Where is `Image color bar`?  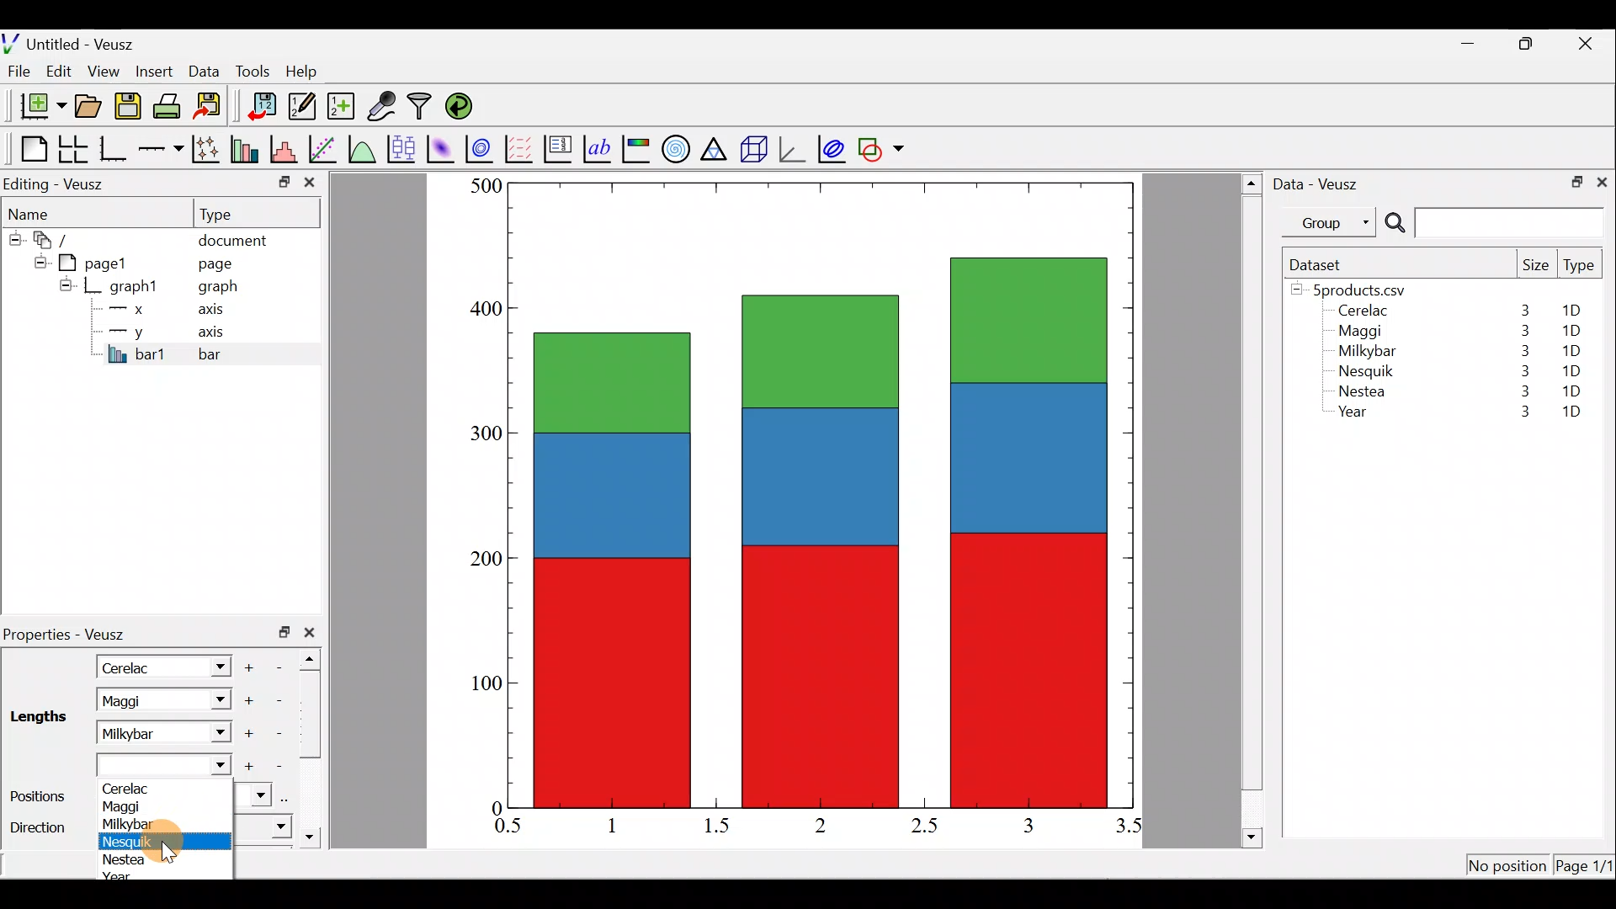 Image color bar is located at coordinates (637, 148).